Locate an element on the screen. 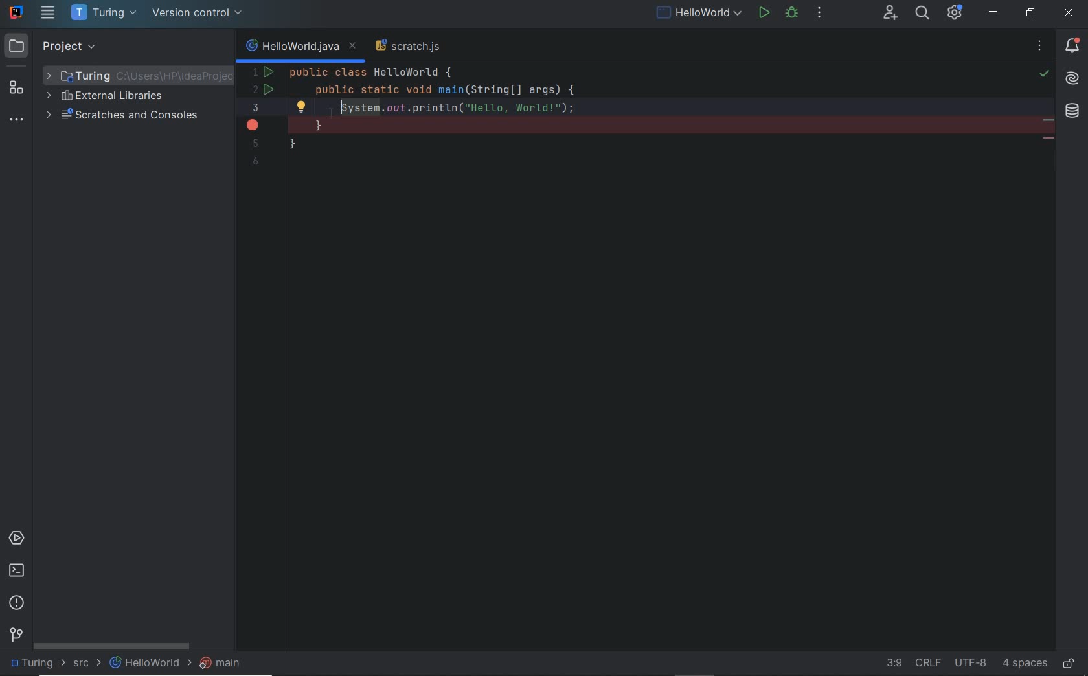 The width and height of the screenshot is (1088, 676). terminal is located at coordinates (18, 572).